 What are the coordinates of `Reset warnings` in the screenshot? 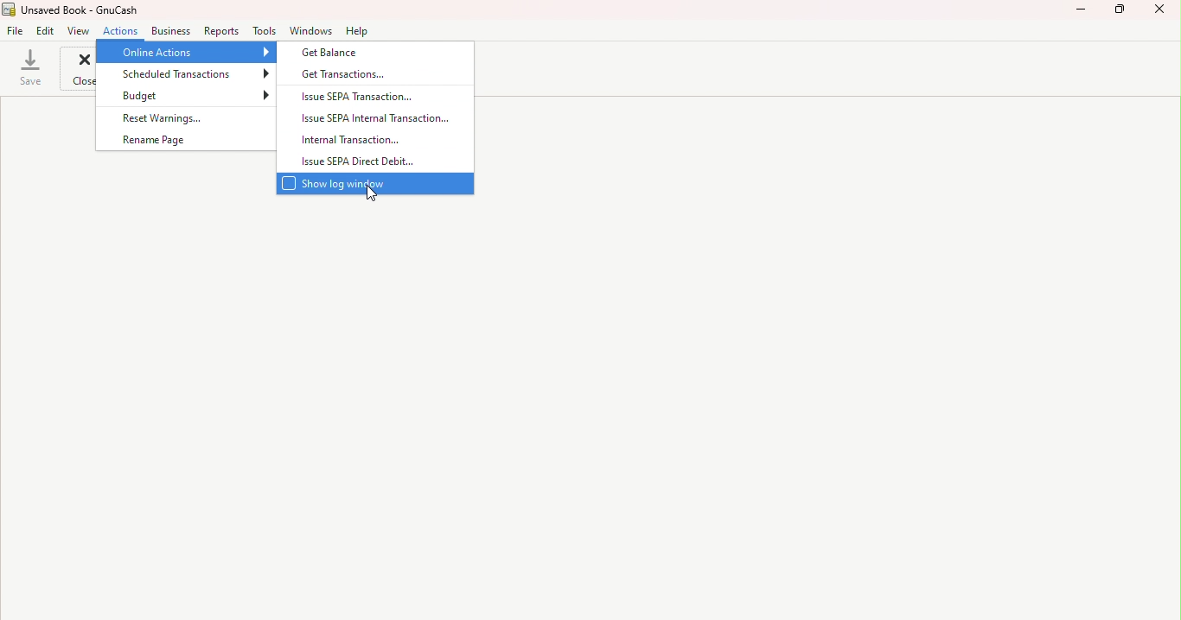 It's located at (175, 117).